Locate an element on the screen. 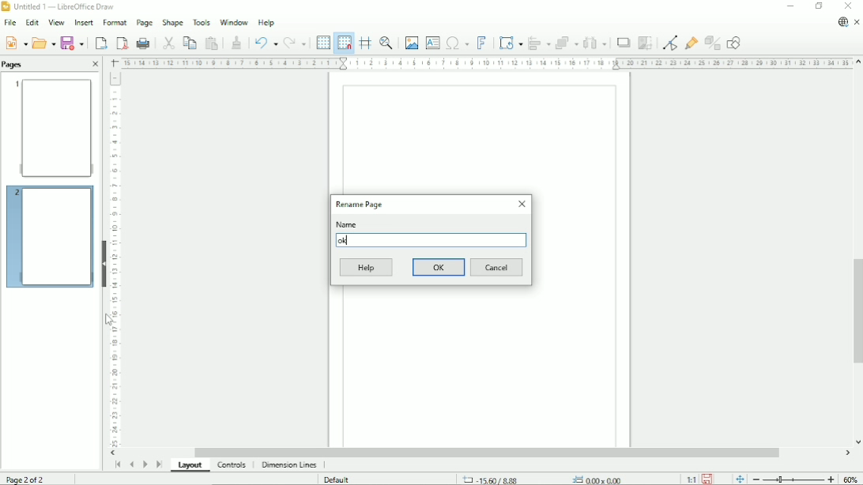 Image resolution: width=863 pixels, height=485 pixels. Close is located at coordinates (521, 204).